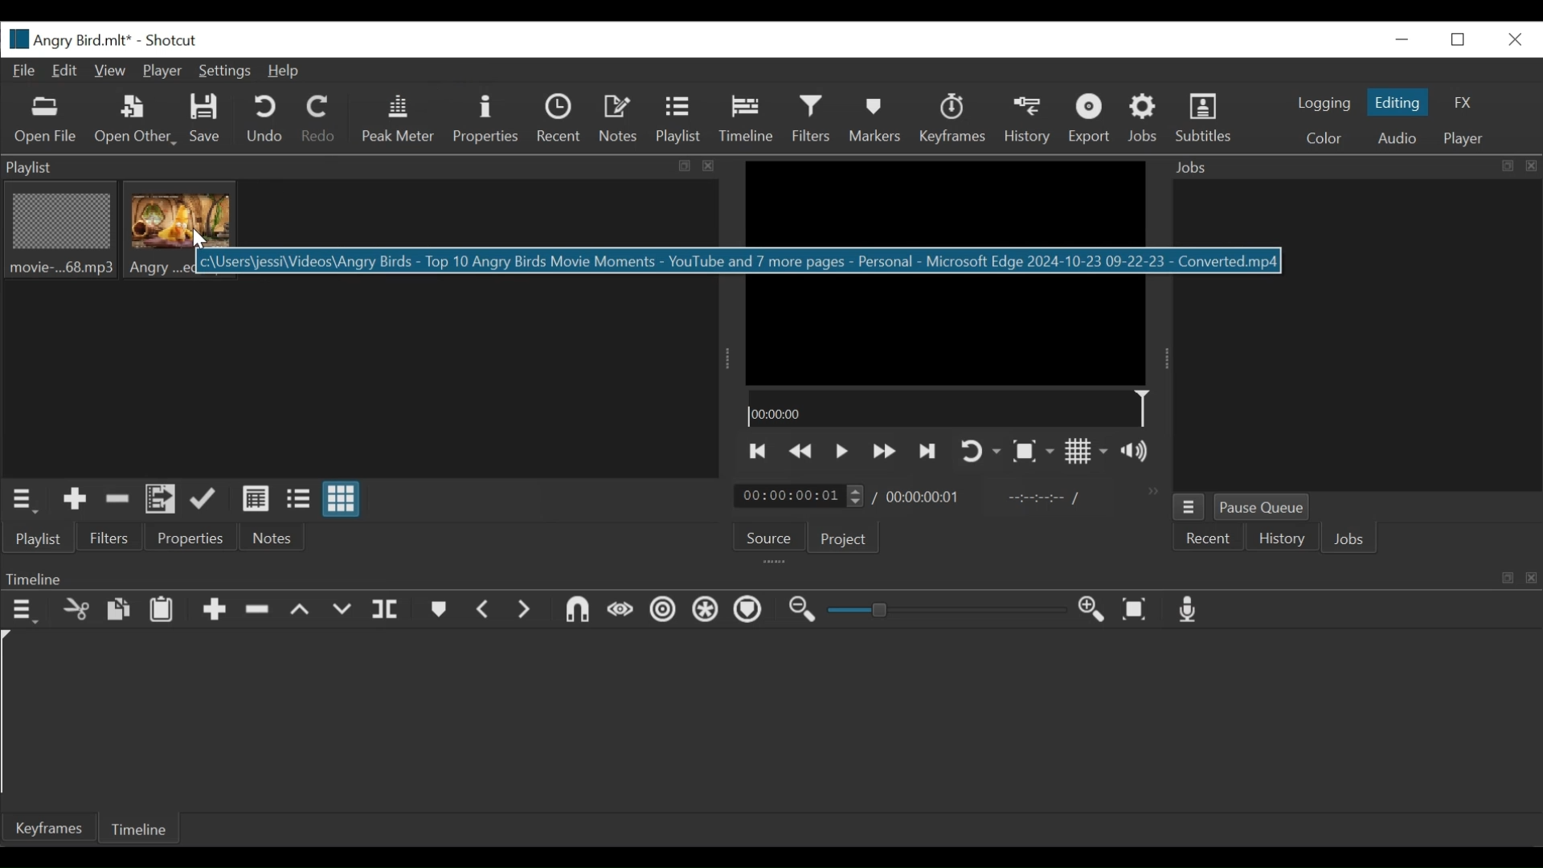 The width and height of the screenshot is (1543, 868). Describe the element at coordinates (883, 452) in the screenshot. I see `Play quickly forward` at that location.